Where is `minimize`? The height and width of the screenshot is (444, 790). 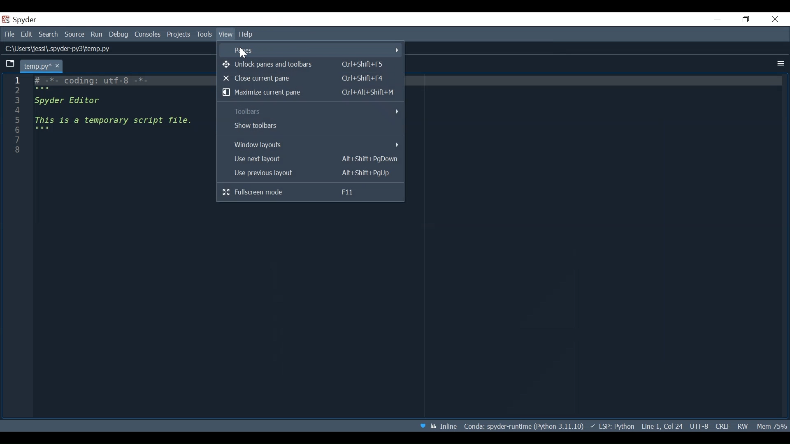 minimize is located at coordinates (717, 19).